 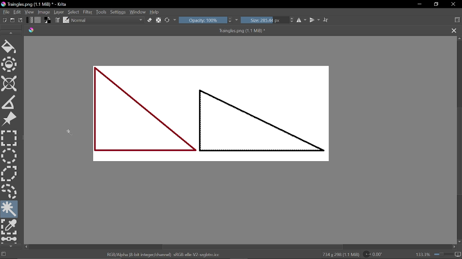 What do you see at coordinates (102, 12) in the screenshot?
I see `Tools` at bounding box center [102, 12].